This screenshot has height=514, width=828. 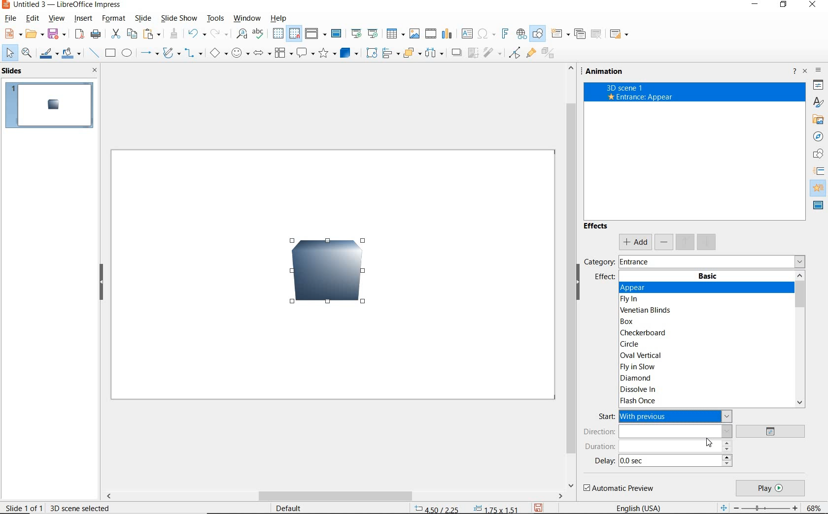 What do you see at coordinates (78, 34) in the screenshot?
I see `save as pdf` at bounding box center [78, 34].